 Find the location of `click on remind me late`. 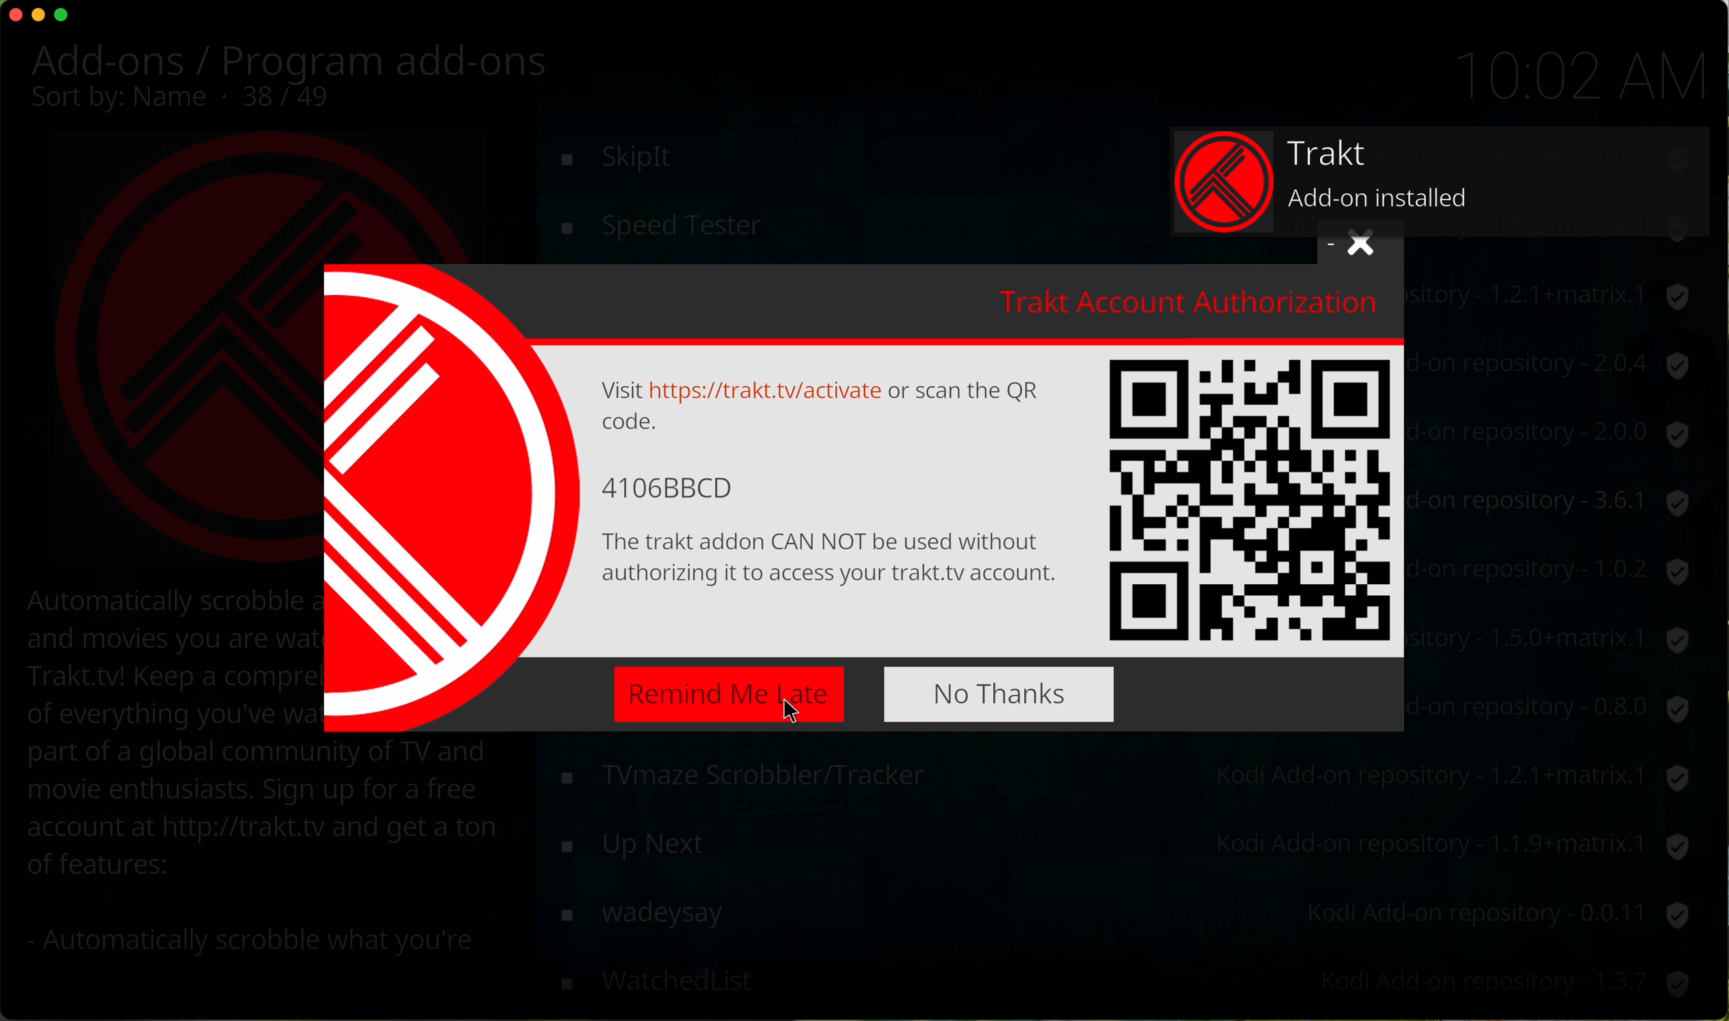

click on remind me late is located at coordinates (730, 694).